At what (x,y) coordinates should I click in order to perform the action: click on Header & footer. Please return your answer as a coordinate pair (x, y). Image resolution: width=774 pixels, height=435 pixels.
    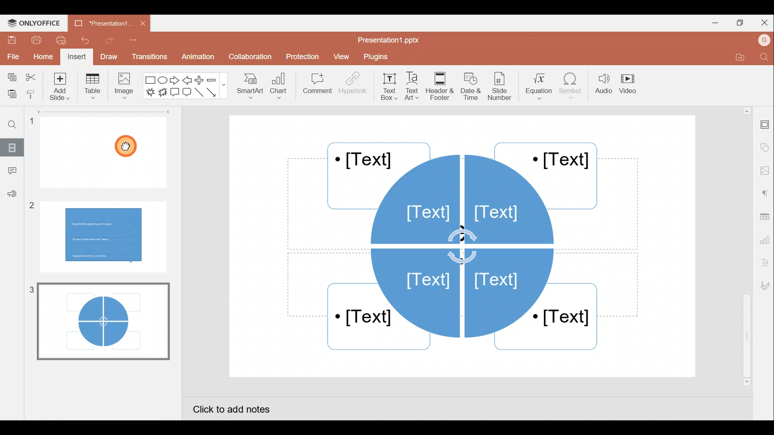
    Looking at the image, I should click on (442, 86).